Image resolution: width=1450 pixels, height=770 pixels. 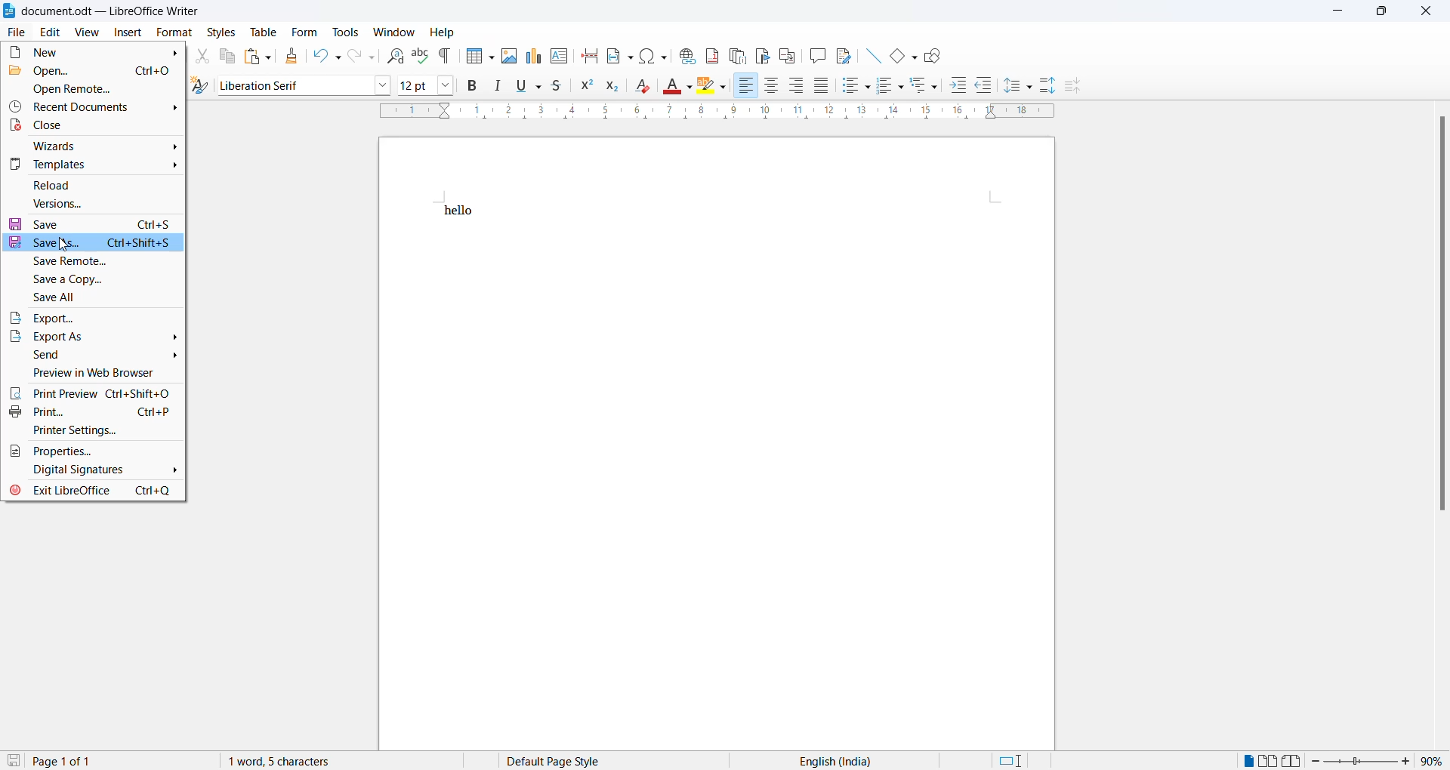 What do you see at coordinates (459, 211) in the screenshot?
I see `hello` at bounding box center [459, 211].